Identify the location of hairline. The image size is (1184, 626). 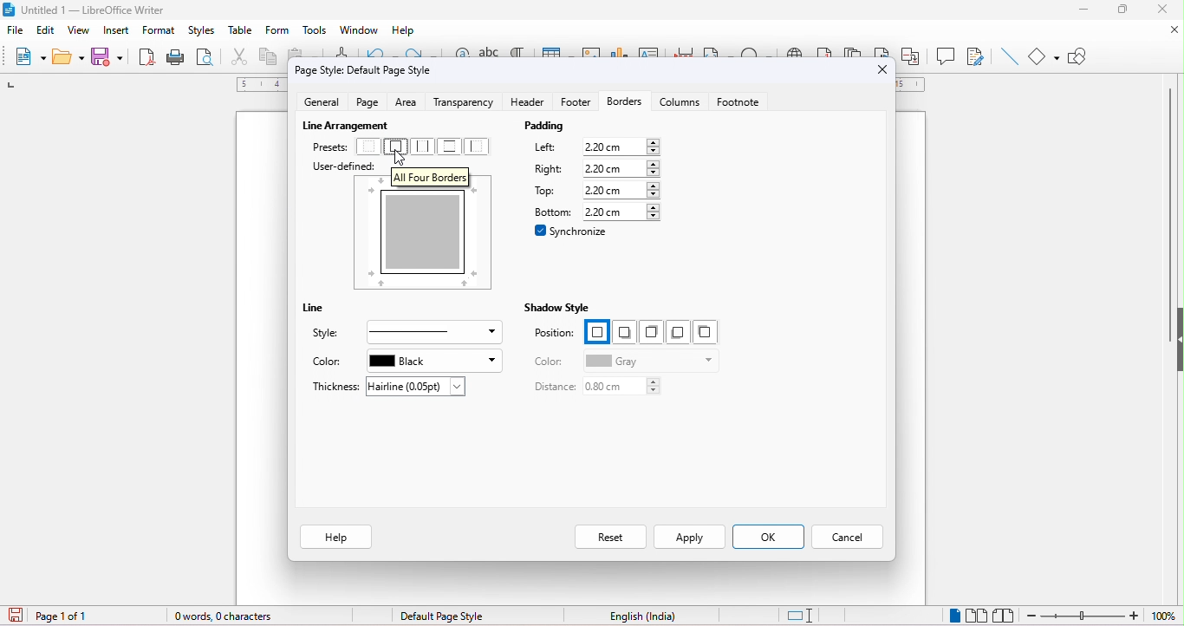
(416, 386).